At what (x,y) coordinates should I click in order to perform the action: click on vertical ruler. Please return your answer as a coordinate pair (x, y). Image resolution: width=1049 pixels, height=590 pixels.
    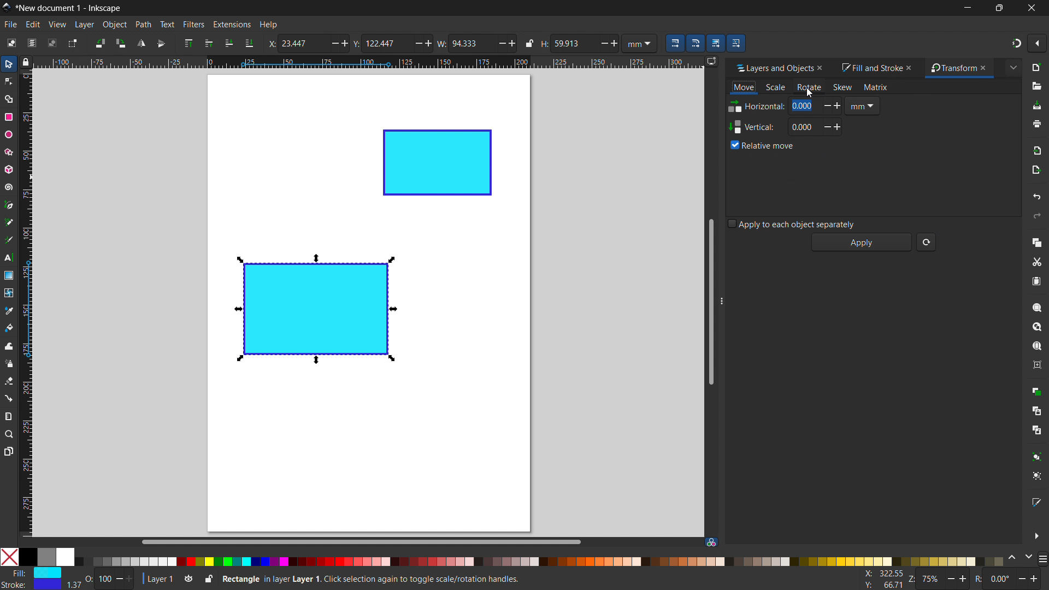
    Looking at the image, I should click on (26, 305).